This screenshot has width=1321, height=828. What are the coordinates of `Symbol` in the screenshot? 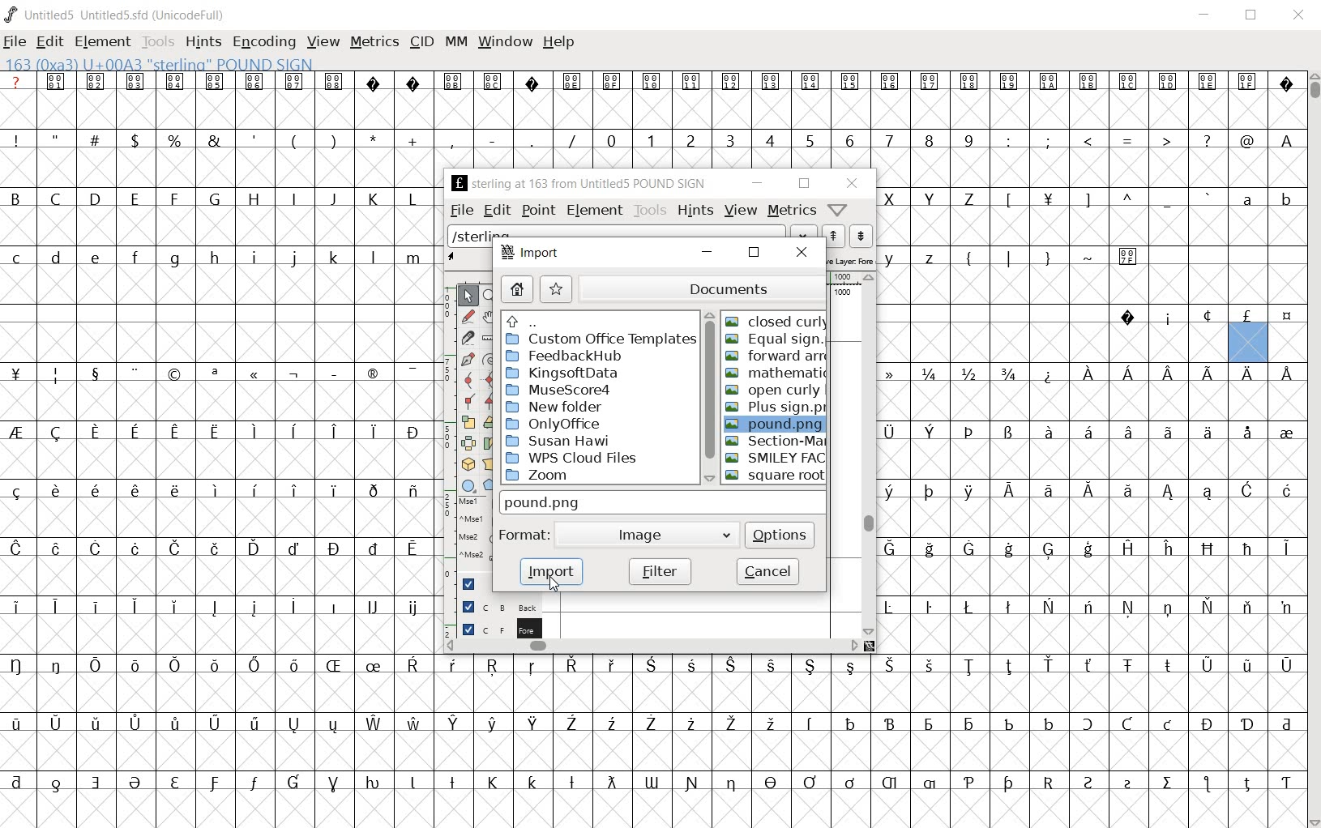 It's located at (1248, 83).